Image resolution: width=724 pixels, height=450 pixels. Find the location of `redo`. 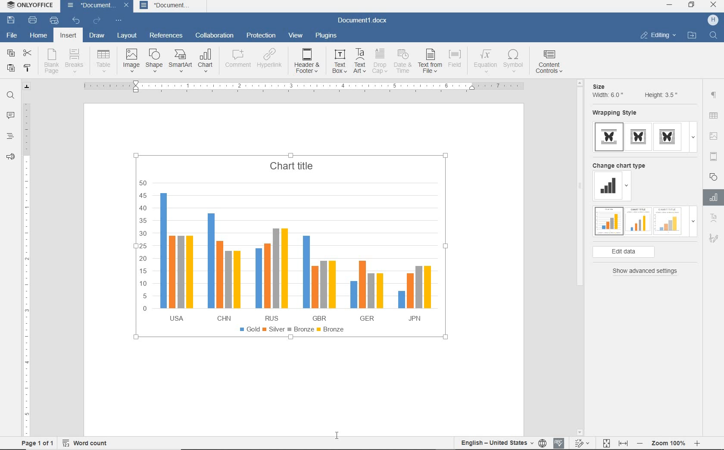

redo is located at coordinates (97, 21).